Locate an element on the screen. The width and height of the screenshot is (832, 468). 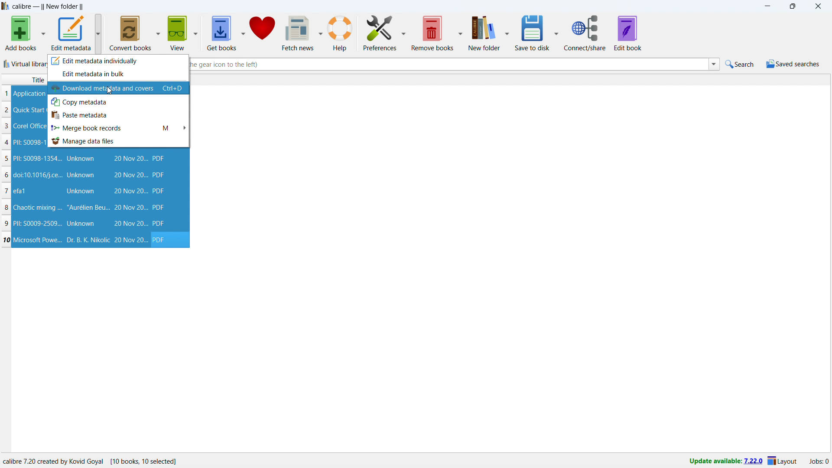
calibre - || New folder|| is located at coordinates (49, 6).